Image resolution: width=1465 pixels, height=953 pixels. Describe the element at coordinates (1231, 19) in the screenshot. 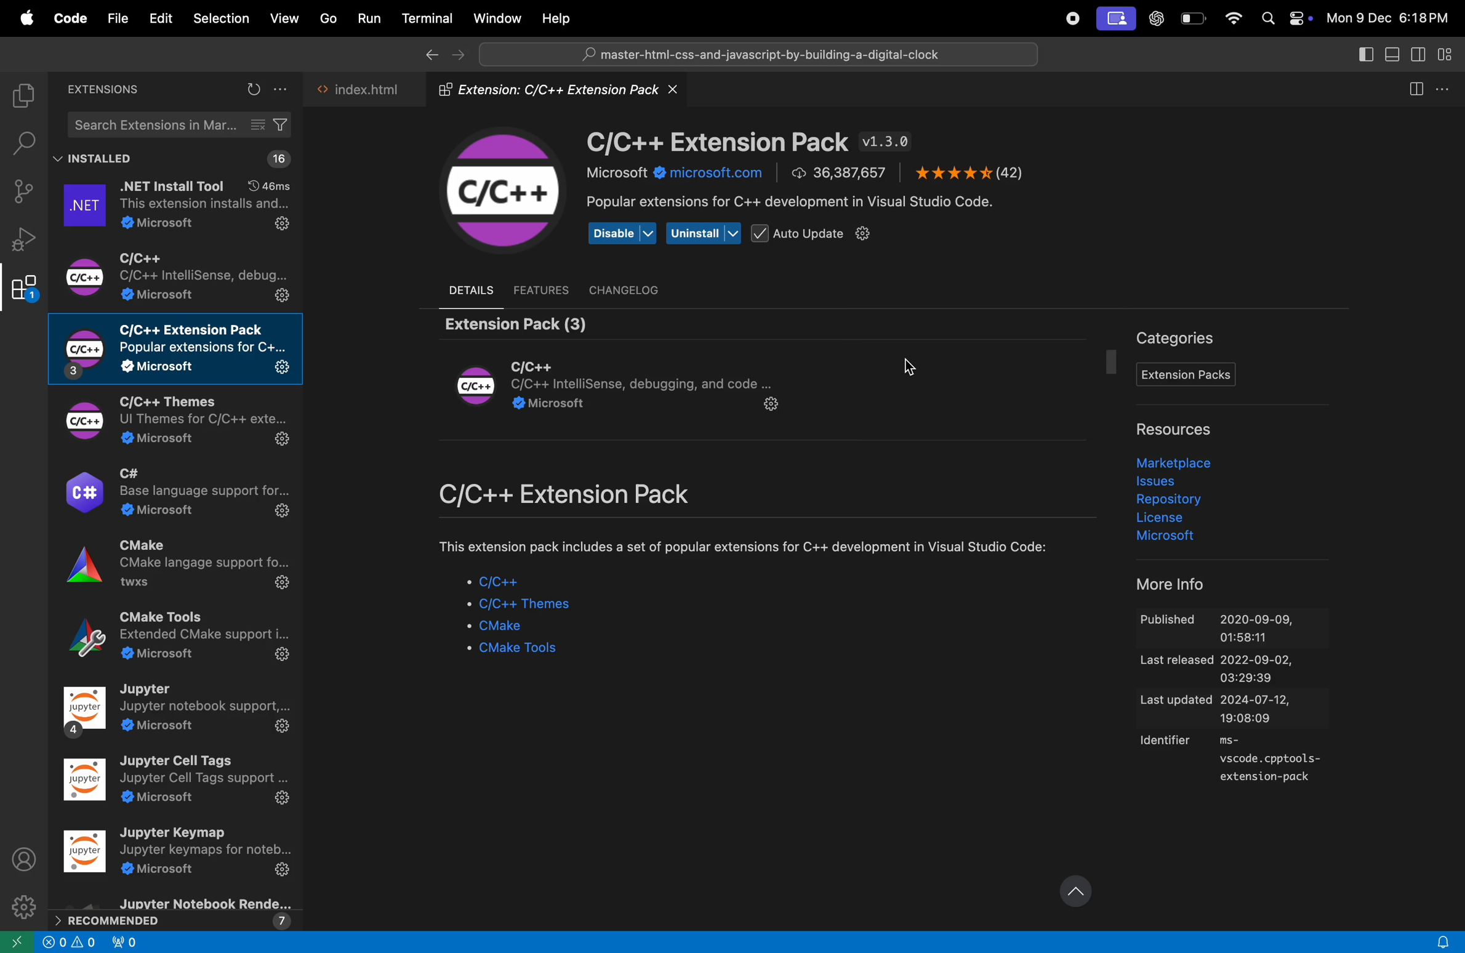

I see `wifi` at that location.